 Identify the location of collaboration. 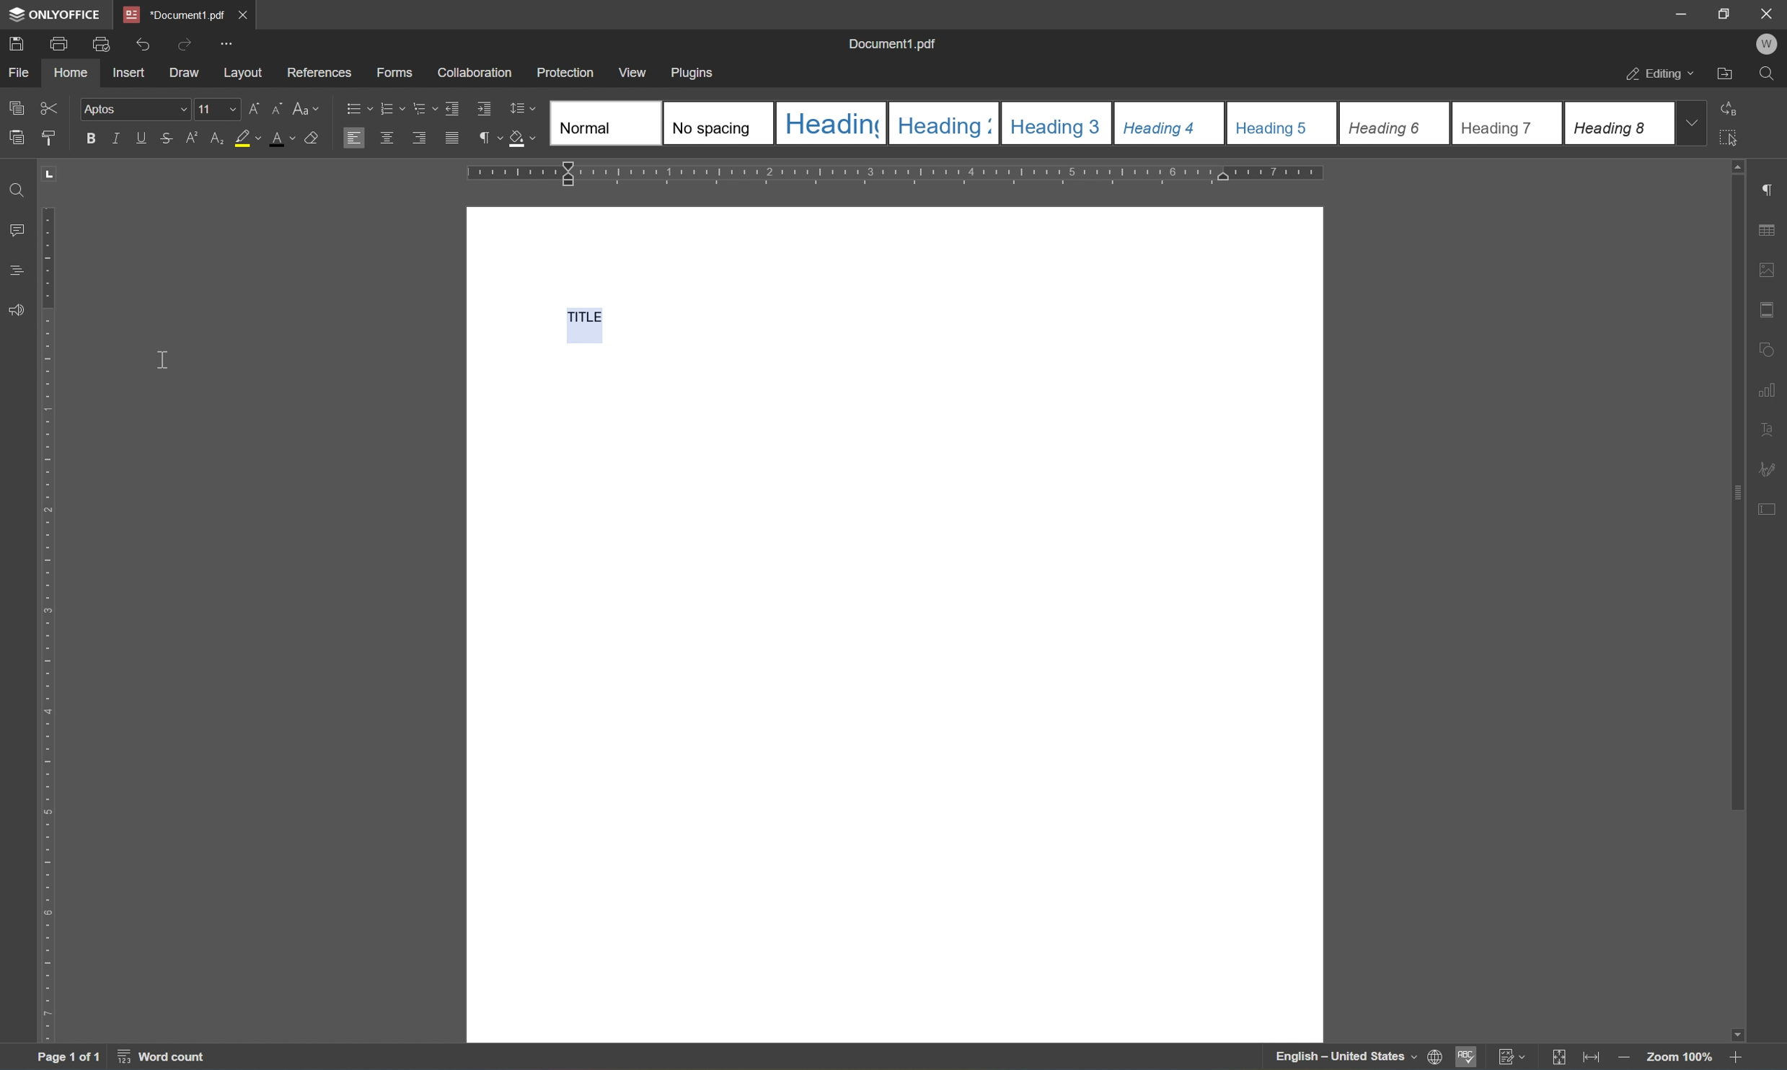
(480, 73).